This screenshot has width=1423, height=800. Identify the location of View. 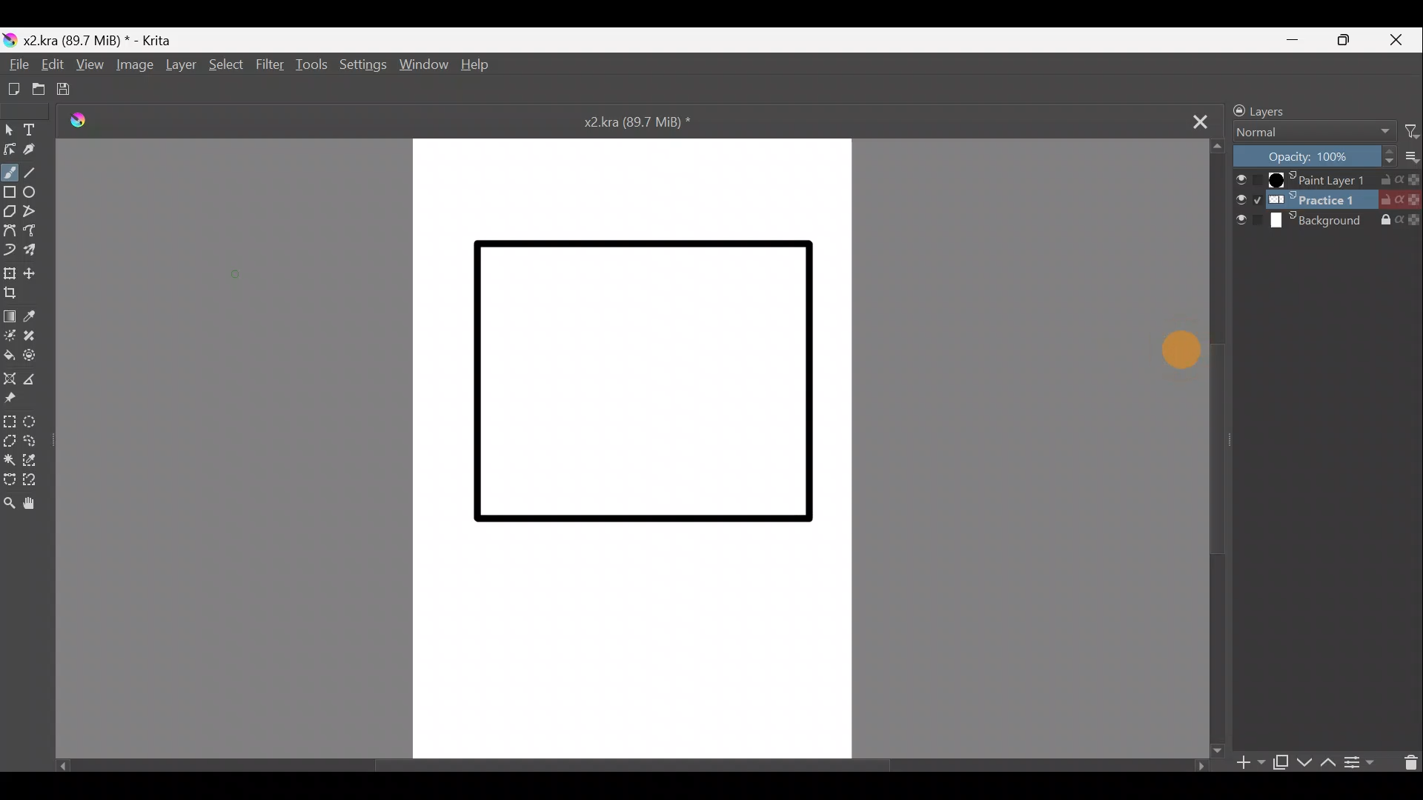
(93, 66).